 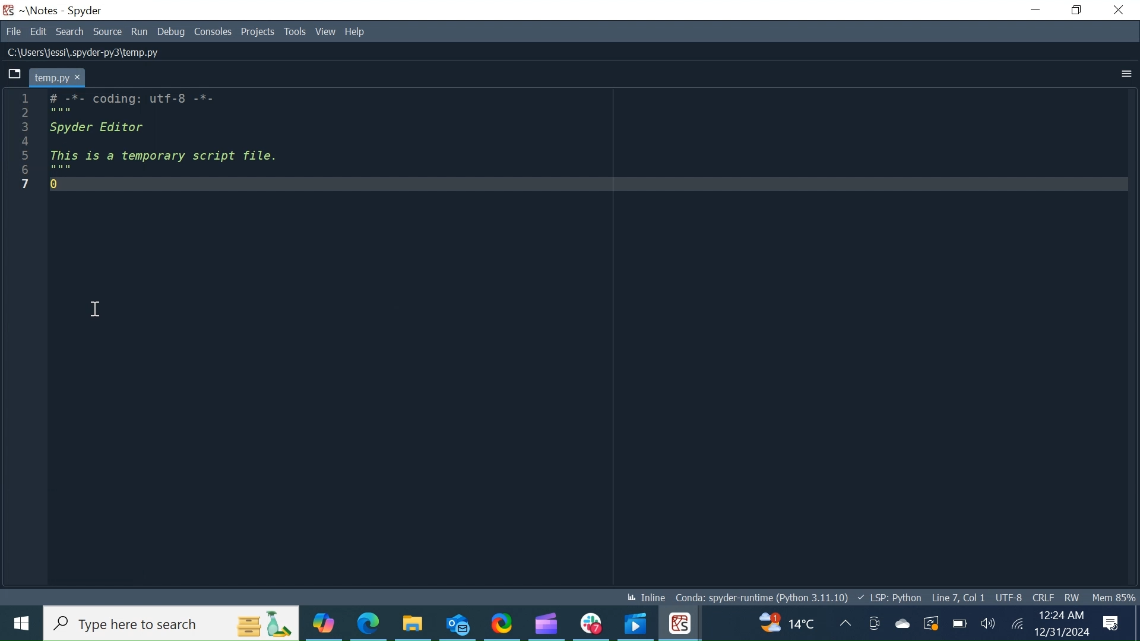 What do you see at coordinates (140, 33) in the screenshot?
I see `Run` at bounding box center [140, 33].